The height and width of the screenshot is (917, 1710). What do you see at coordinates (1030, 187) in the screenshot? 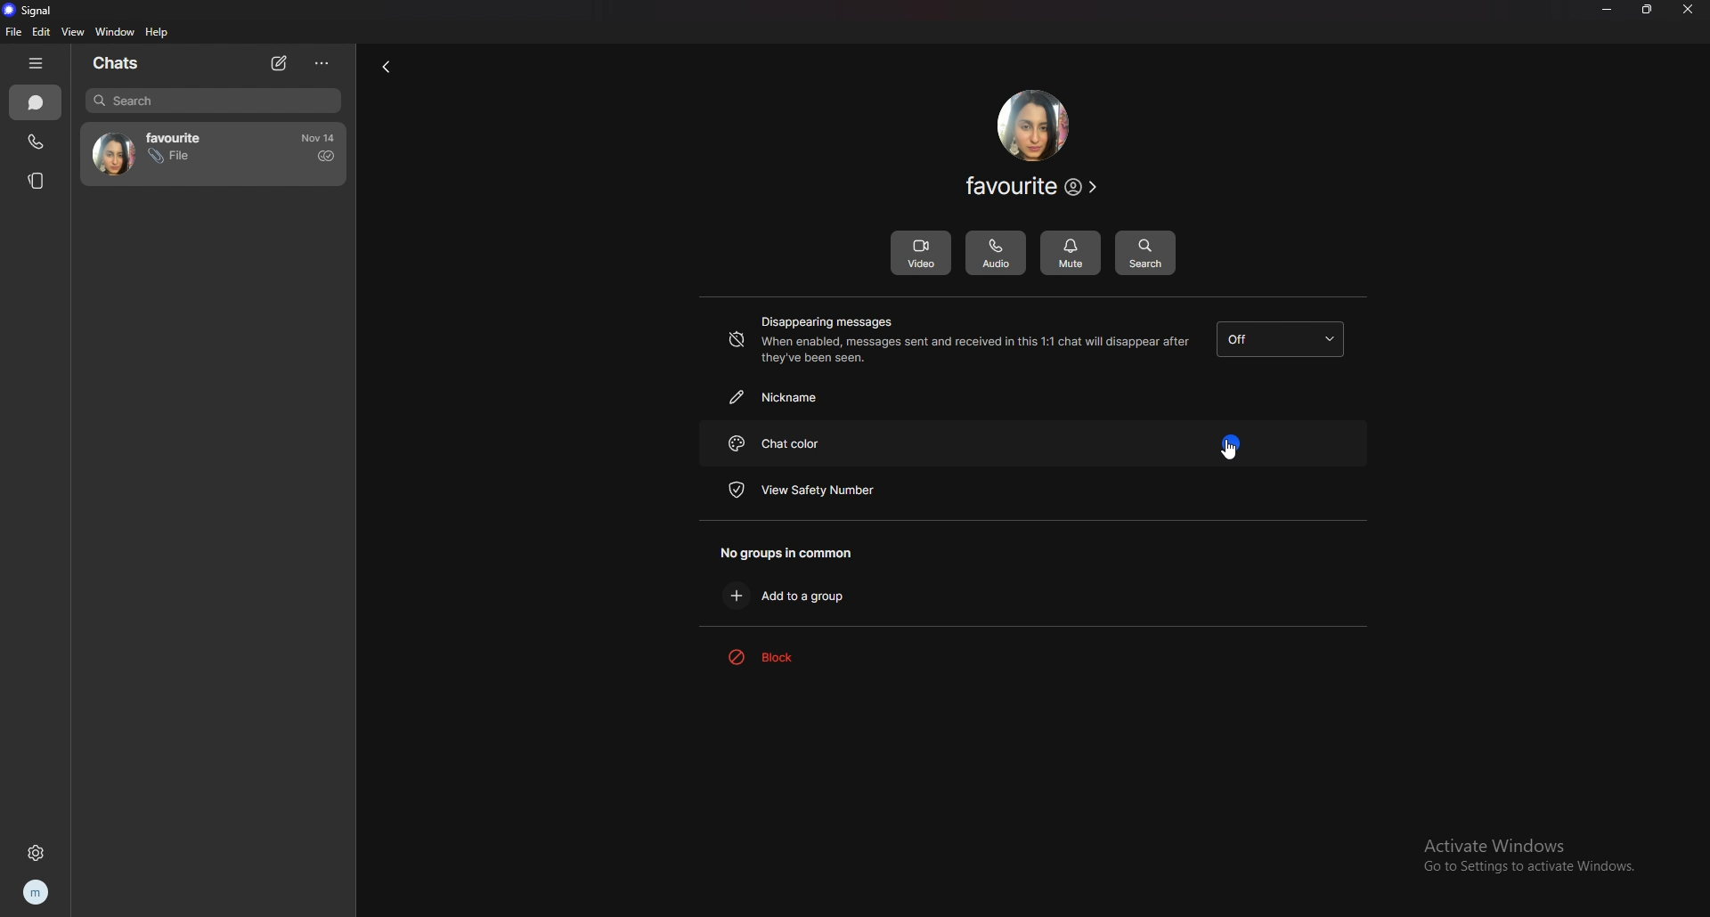
I see `contact info` at bounding box center [1030, 187].